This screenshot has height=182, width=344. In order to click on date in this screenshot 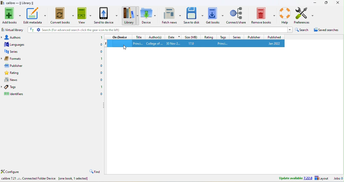, I will do `click(173, 37)`.